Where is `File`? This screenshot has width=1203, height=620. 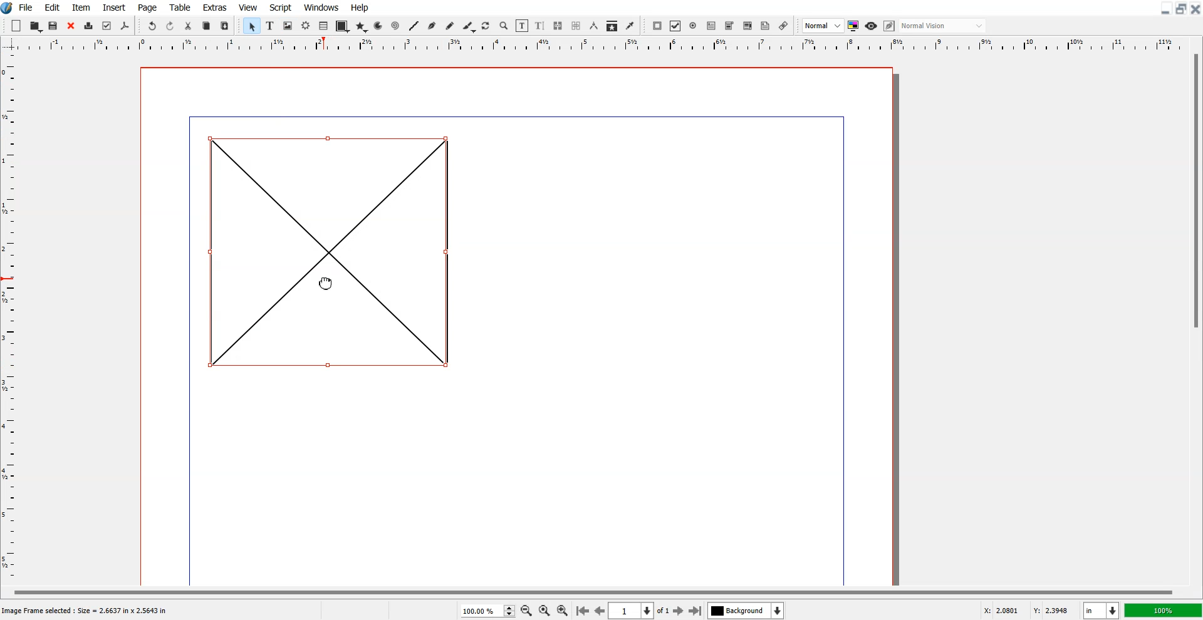
File is located at coordinates (26, 7).